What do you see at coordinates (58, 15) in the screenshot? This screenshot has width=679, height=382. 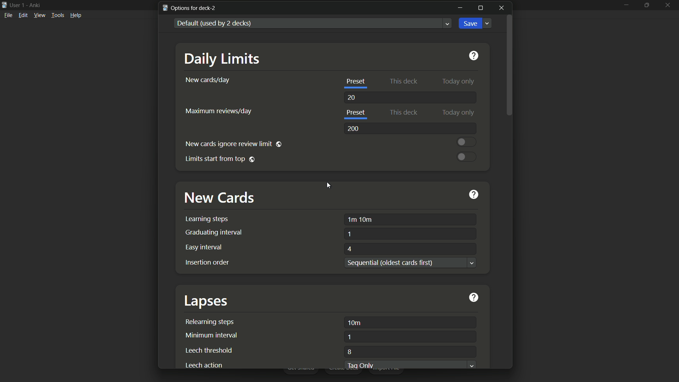 I see `tools menu` at bounding box center [58, 15].